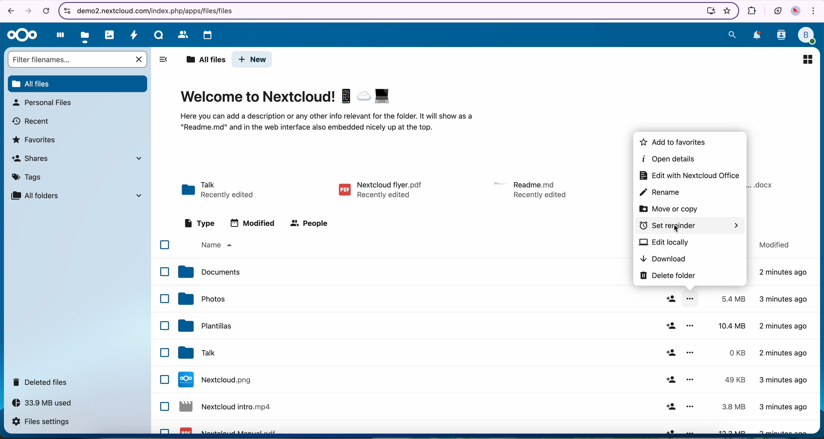 The image size is (824, 439). What do you see at coordinates (734, 407) in the screenshot?
I see `3.8` at bounding box center [734, 407].